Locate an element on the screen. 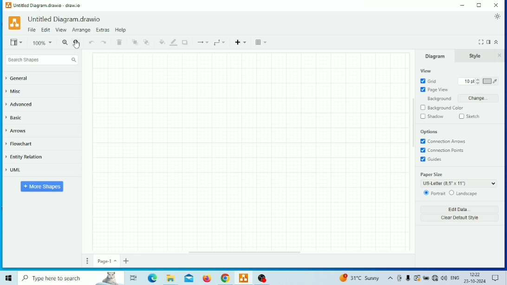 Image resolution: width=507 pixels, height=285 pixels. Waypoints is located at coordinates (220, 43).